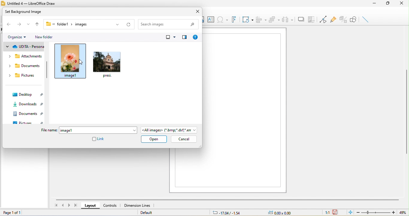  Describe the element at coordinates (68, 206) in the screenshot. I see `next page` at that location.